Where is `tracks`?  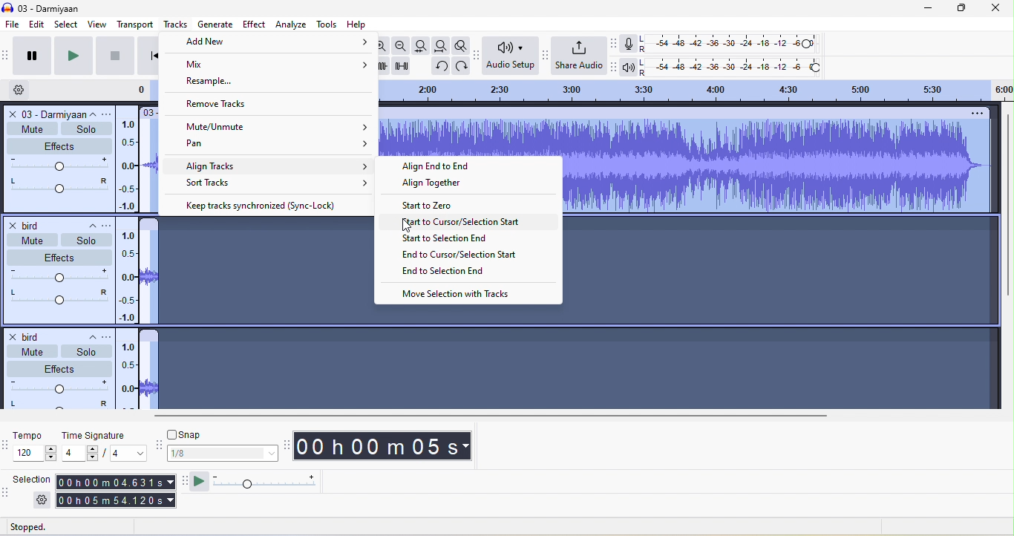 tracks is located at coordinates (174, 24).